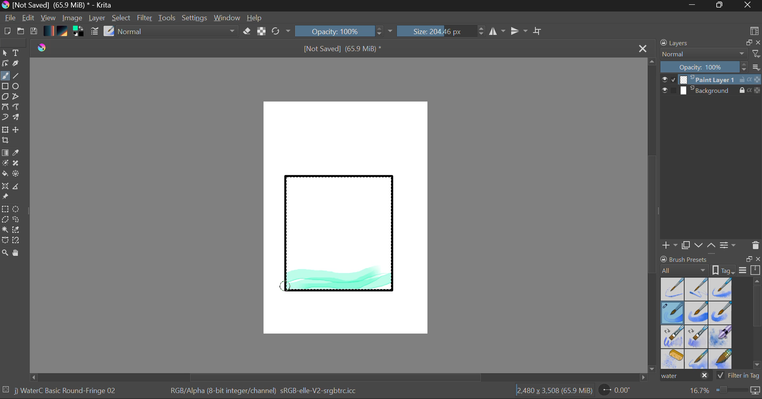 Image resolution: width=762 pixels, height=399 pixels. What do you see at coordinates (345, 31) in the screenshot?
I see `Opacity` at bounding box center [345, 31].